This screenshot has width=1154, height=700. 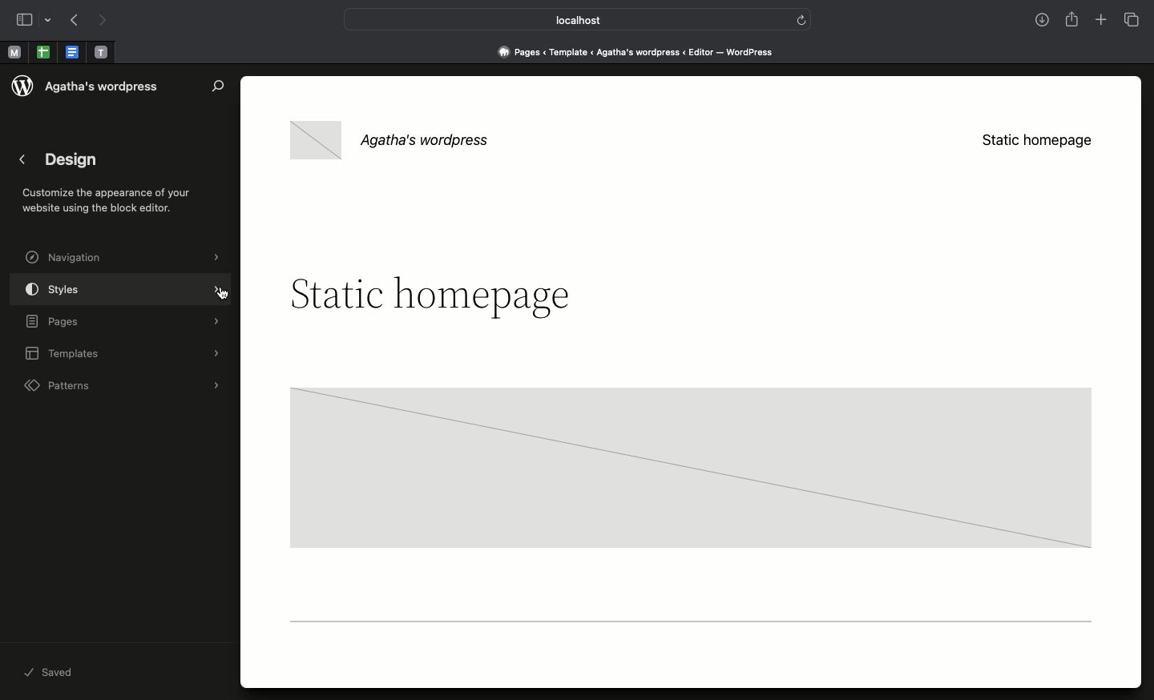 What do you see at coordinates (566, 19) in the screenshot?
I see `Local host` at bounding box center [566, 19].